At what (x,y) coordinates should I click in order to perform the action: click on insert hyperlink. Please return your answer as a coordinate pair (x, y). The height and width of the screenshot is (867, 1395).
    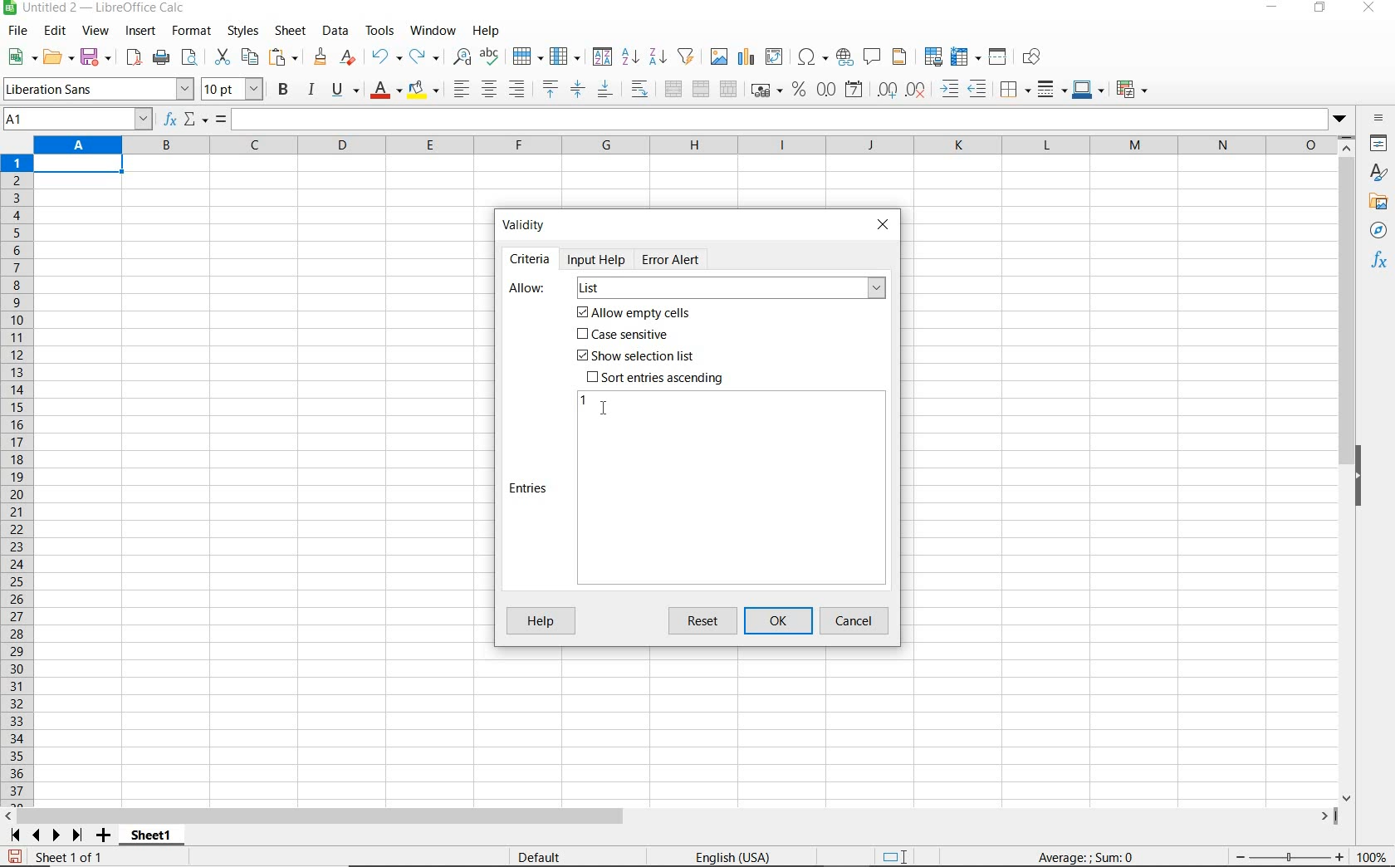
    Looking at the image, I should click on (844, 56).